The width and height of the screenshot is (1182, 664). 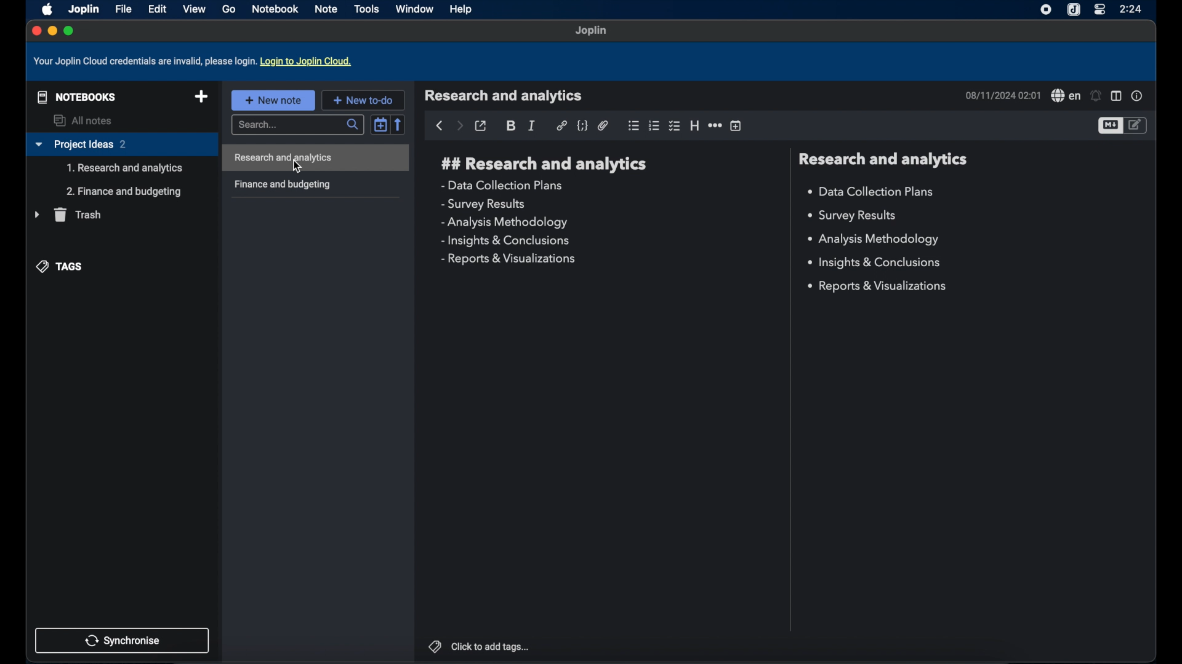 What do you see at coordinates (504, 223) in the screenshot?
I see `analysis methodology` at bounding box center [504, 223].